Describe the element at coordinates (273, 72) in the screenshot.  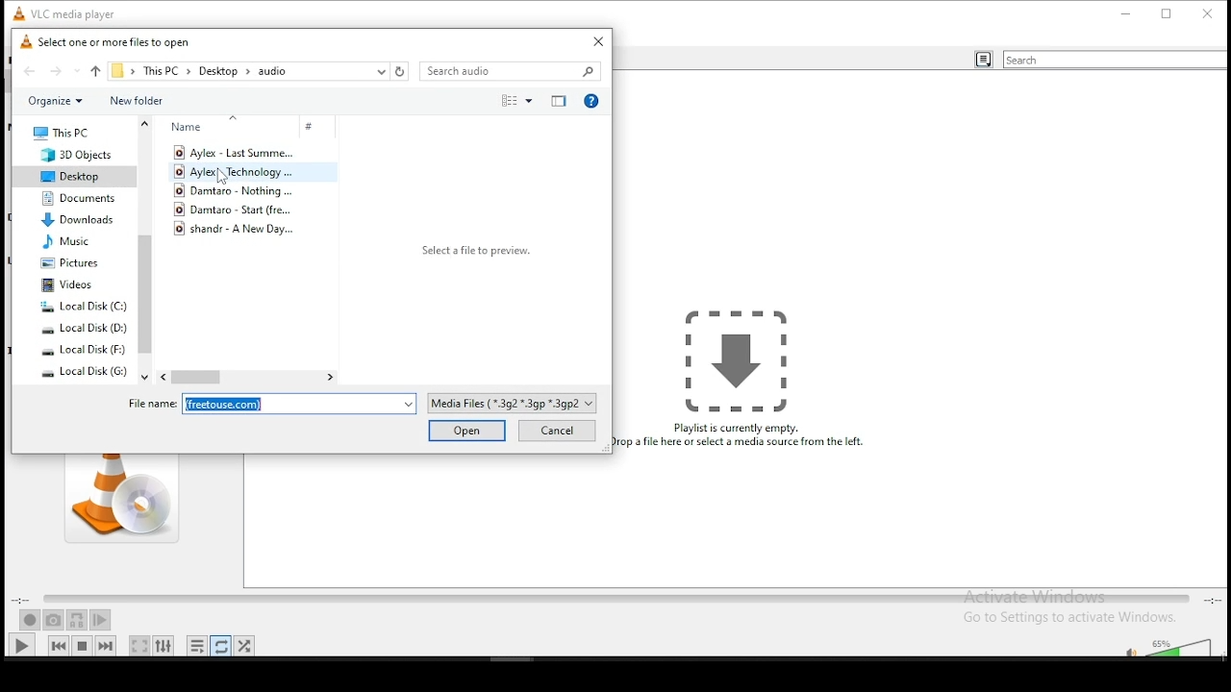
I see `audio` at that location.